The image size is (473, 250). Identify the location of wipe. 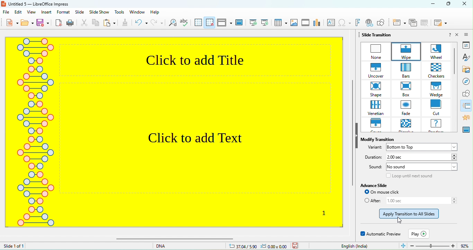
(404, 51).